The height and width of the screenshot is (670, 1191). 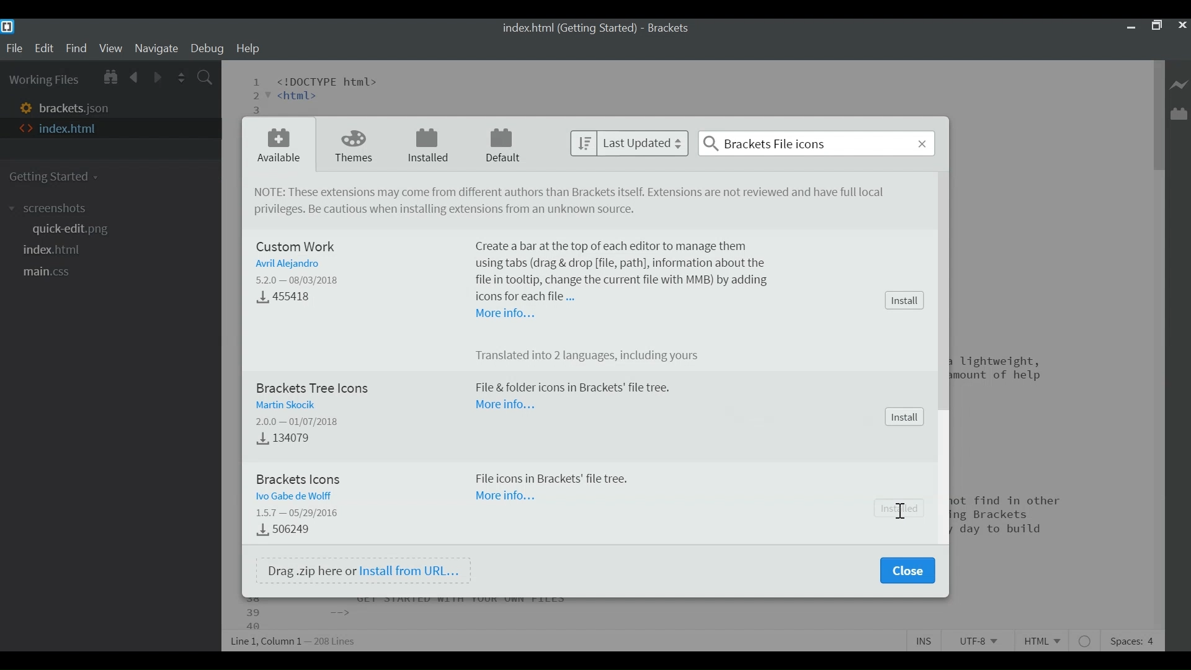 What do you see at coordinates (553, 480) in the screenshot?
I see `File icons in Backets file tree` at bounding box center [553, 480].